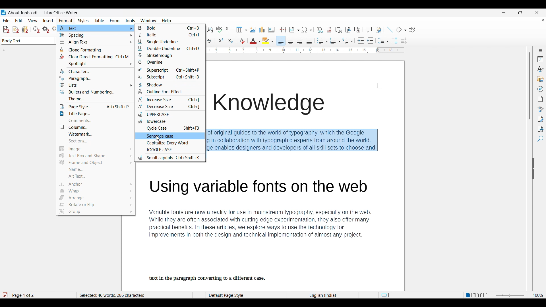 The height and width of the screenshot is (307, 546). Describe the element at coordinates (116, 295) in the screenshot. I see `Words and character count of selected text` at that location.